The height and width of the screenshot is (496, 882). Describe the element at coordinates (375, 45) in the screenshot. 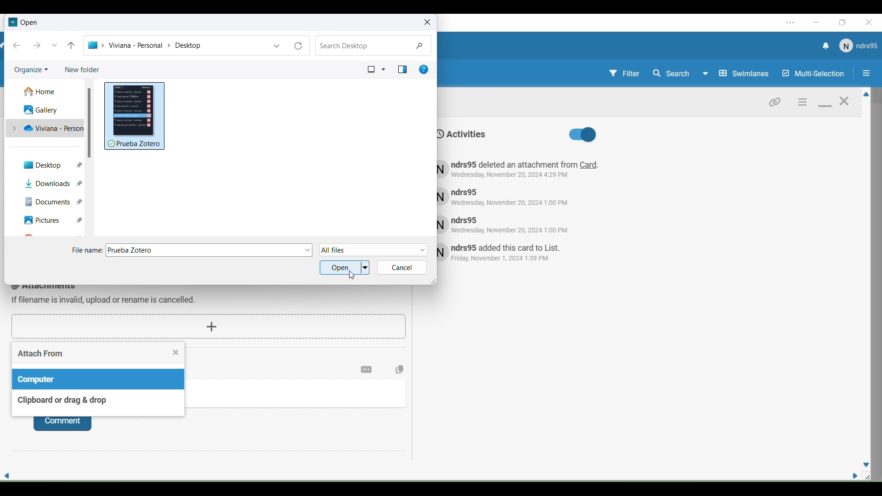

I see `Search Desktop` at that location.